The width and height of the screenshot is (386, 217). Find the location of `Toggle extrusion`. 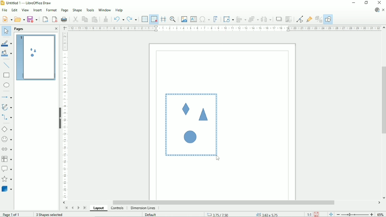

Toggle extrusion is located at coordinates (318, 19).